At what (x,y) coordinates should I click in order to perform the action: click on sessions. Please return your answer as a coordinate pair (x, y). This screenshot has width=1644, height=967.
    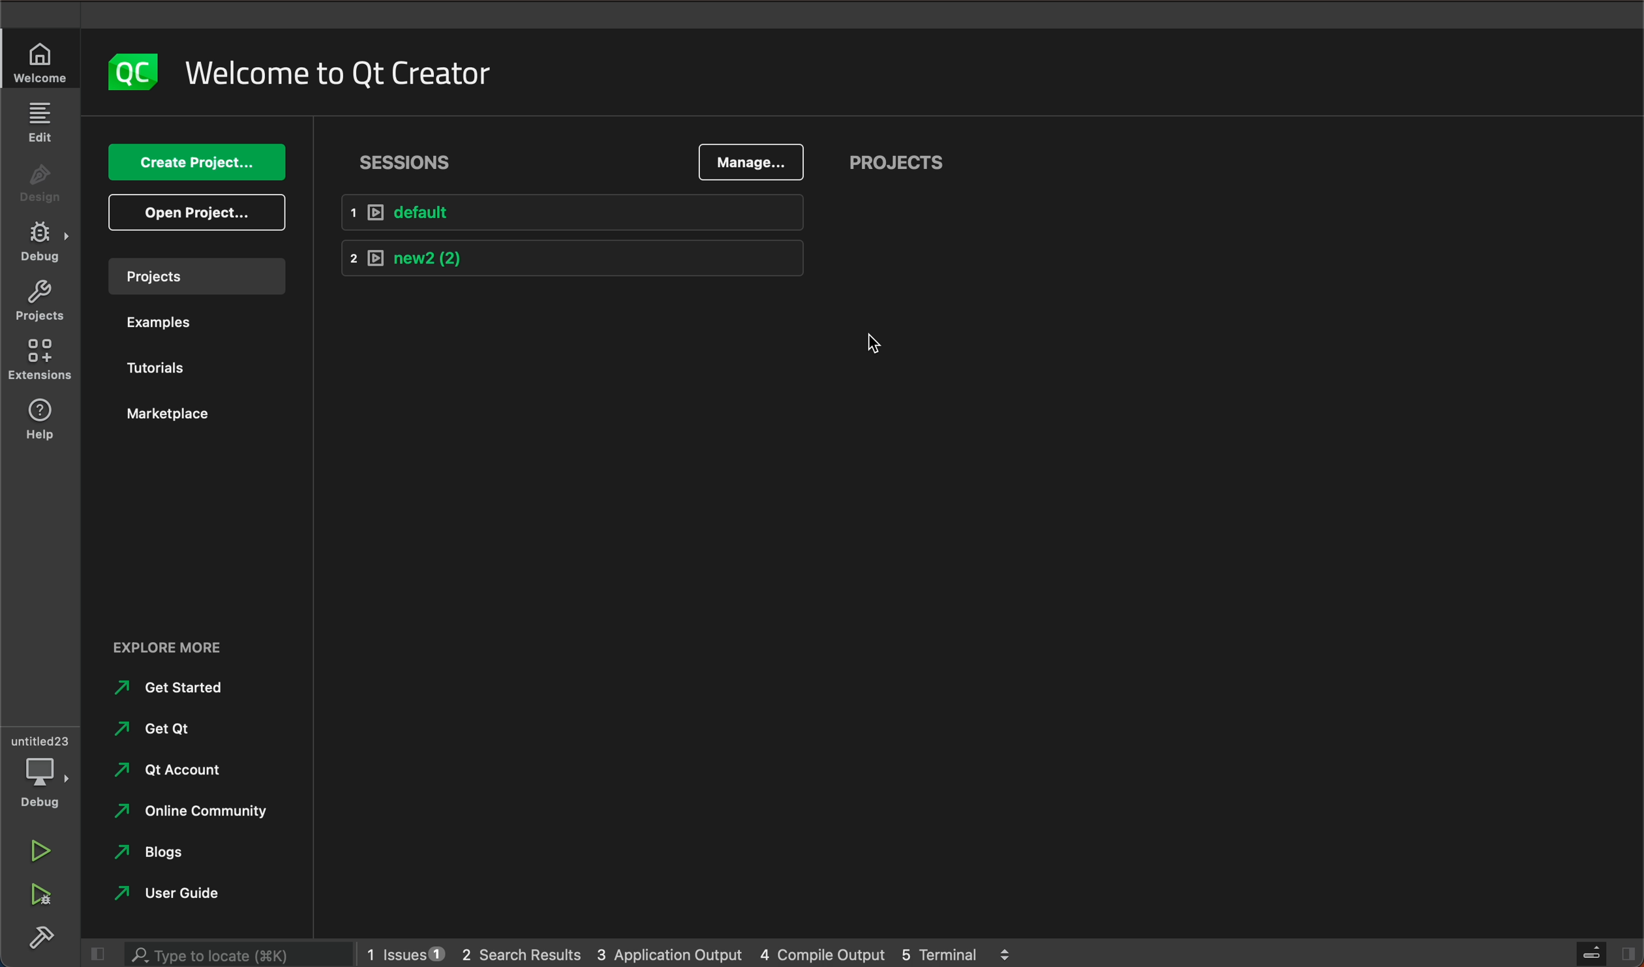
    Looking at the image, I should click on (412, 161).